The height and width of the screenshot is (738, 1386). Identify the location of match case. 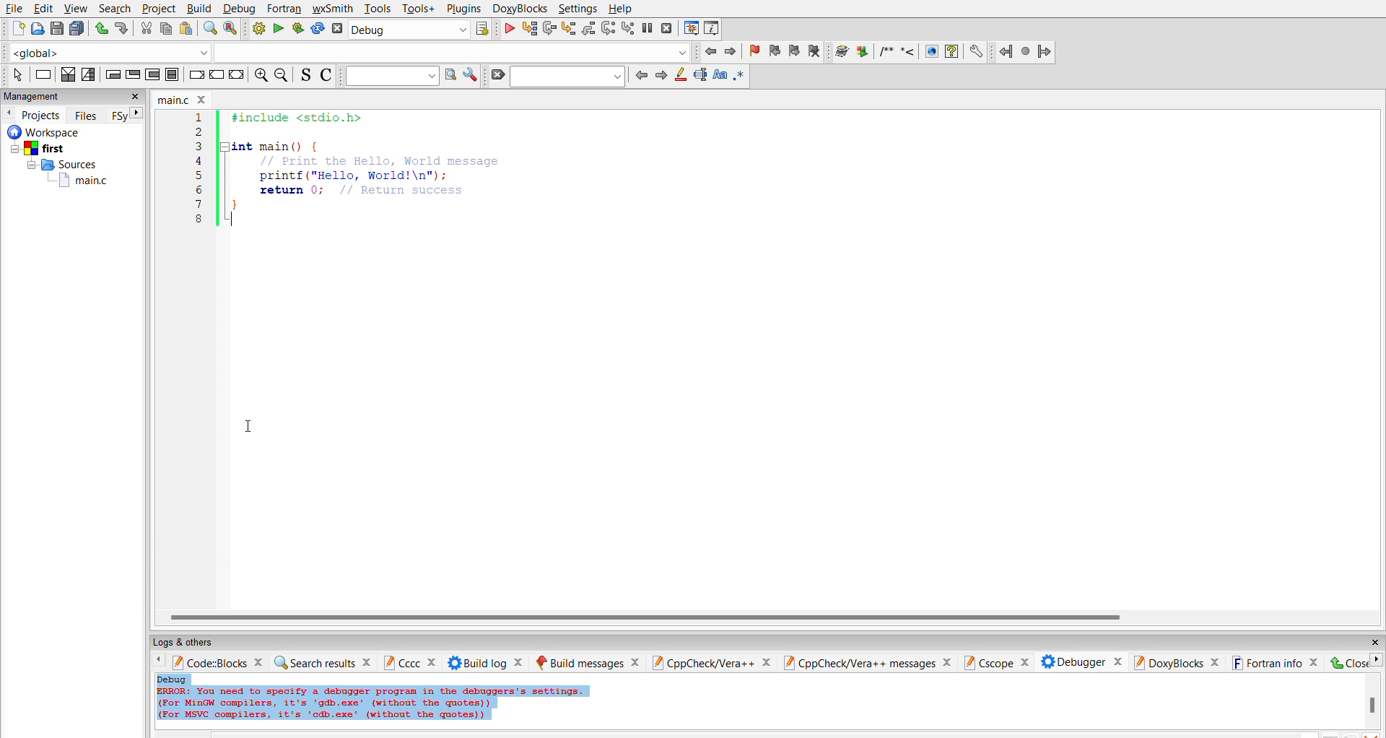
(719, 76).